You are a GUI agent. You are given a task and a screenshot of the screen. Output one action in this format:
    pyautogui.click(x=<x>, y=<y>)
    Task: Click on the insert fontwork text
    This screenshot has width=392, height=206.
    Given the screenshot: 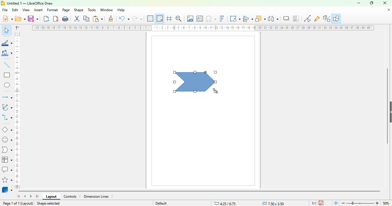 What is the action you would take?
    pyautogui.click(x=222, y=18)
    